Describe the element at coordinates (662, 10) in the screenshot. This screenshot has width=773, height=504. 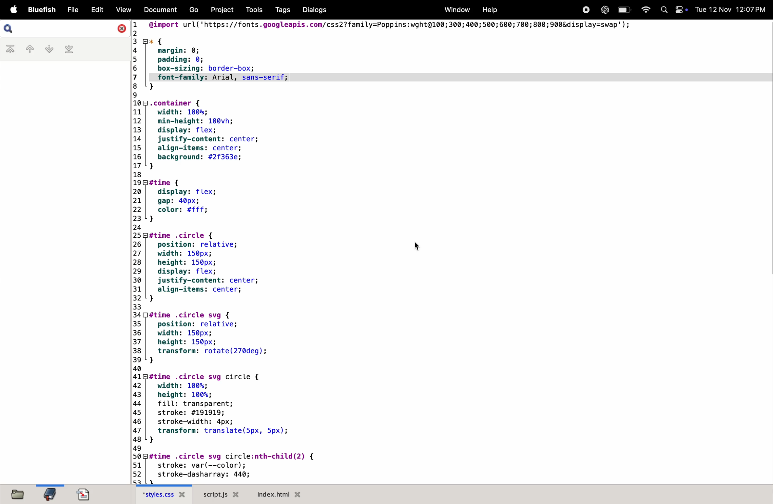
I see `Spotlight` at that location.